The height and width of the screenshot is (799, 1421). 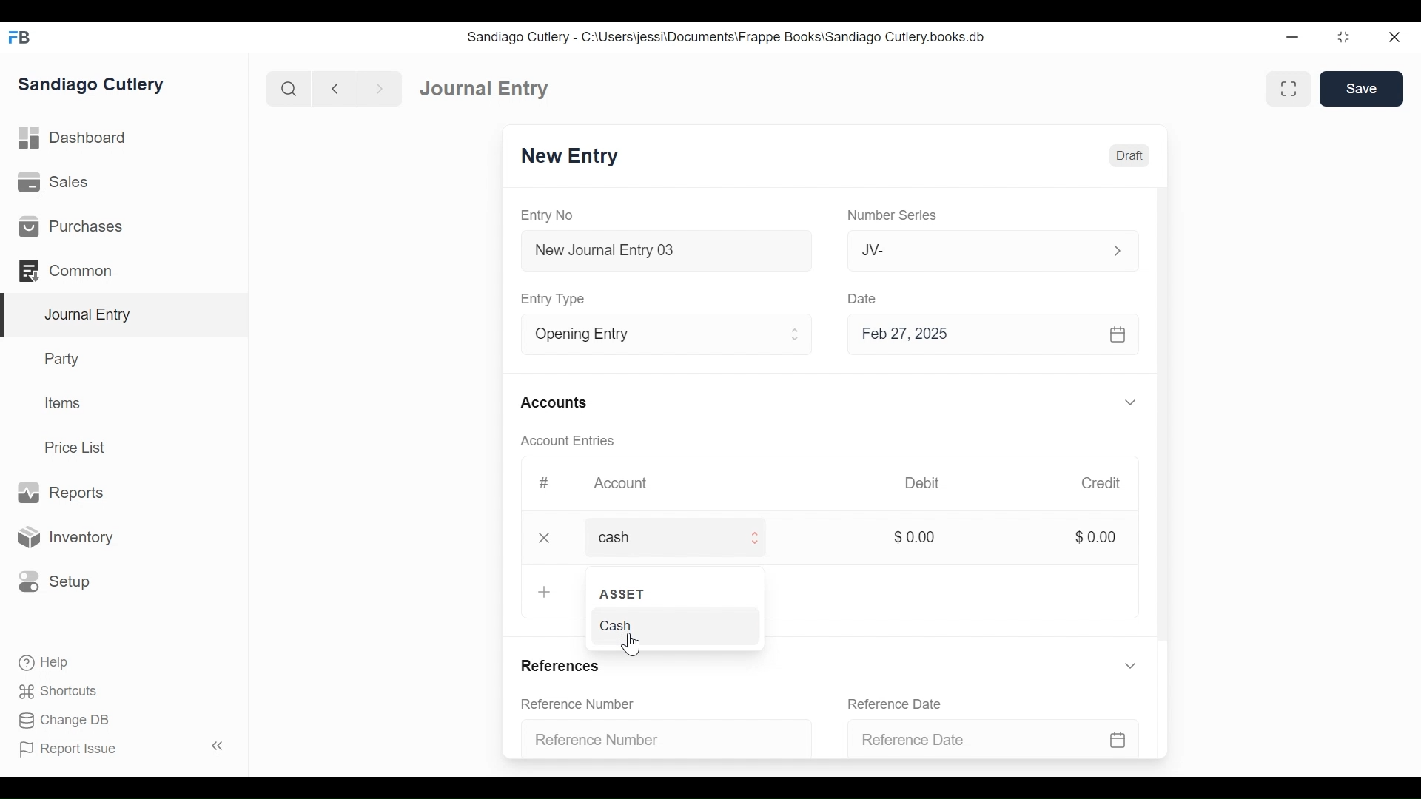 I want to click on Cursor, so click(x=634, y=644).